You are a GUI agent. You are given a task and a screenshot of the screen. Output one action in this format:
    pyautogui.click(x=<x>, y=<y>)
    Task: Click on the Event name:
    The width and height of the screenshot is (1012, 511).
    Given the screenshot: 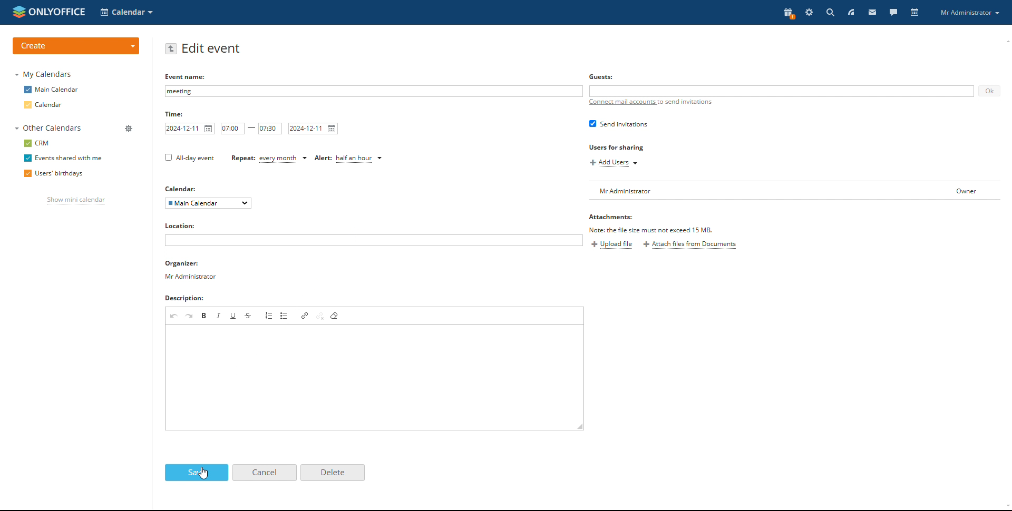 What is the action you would take?
    pyautogui.click(x=182, y=77)
    